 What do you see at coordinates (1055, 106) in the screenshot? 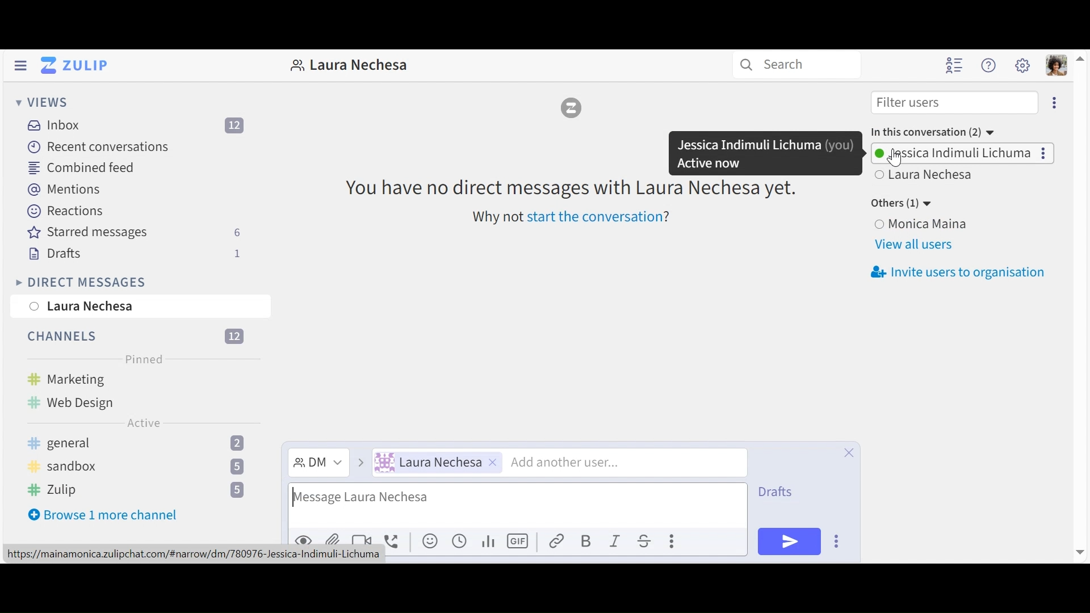
I see `more options` at bounding box center [1055, 106].